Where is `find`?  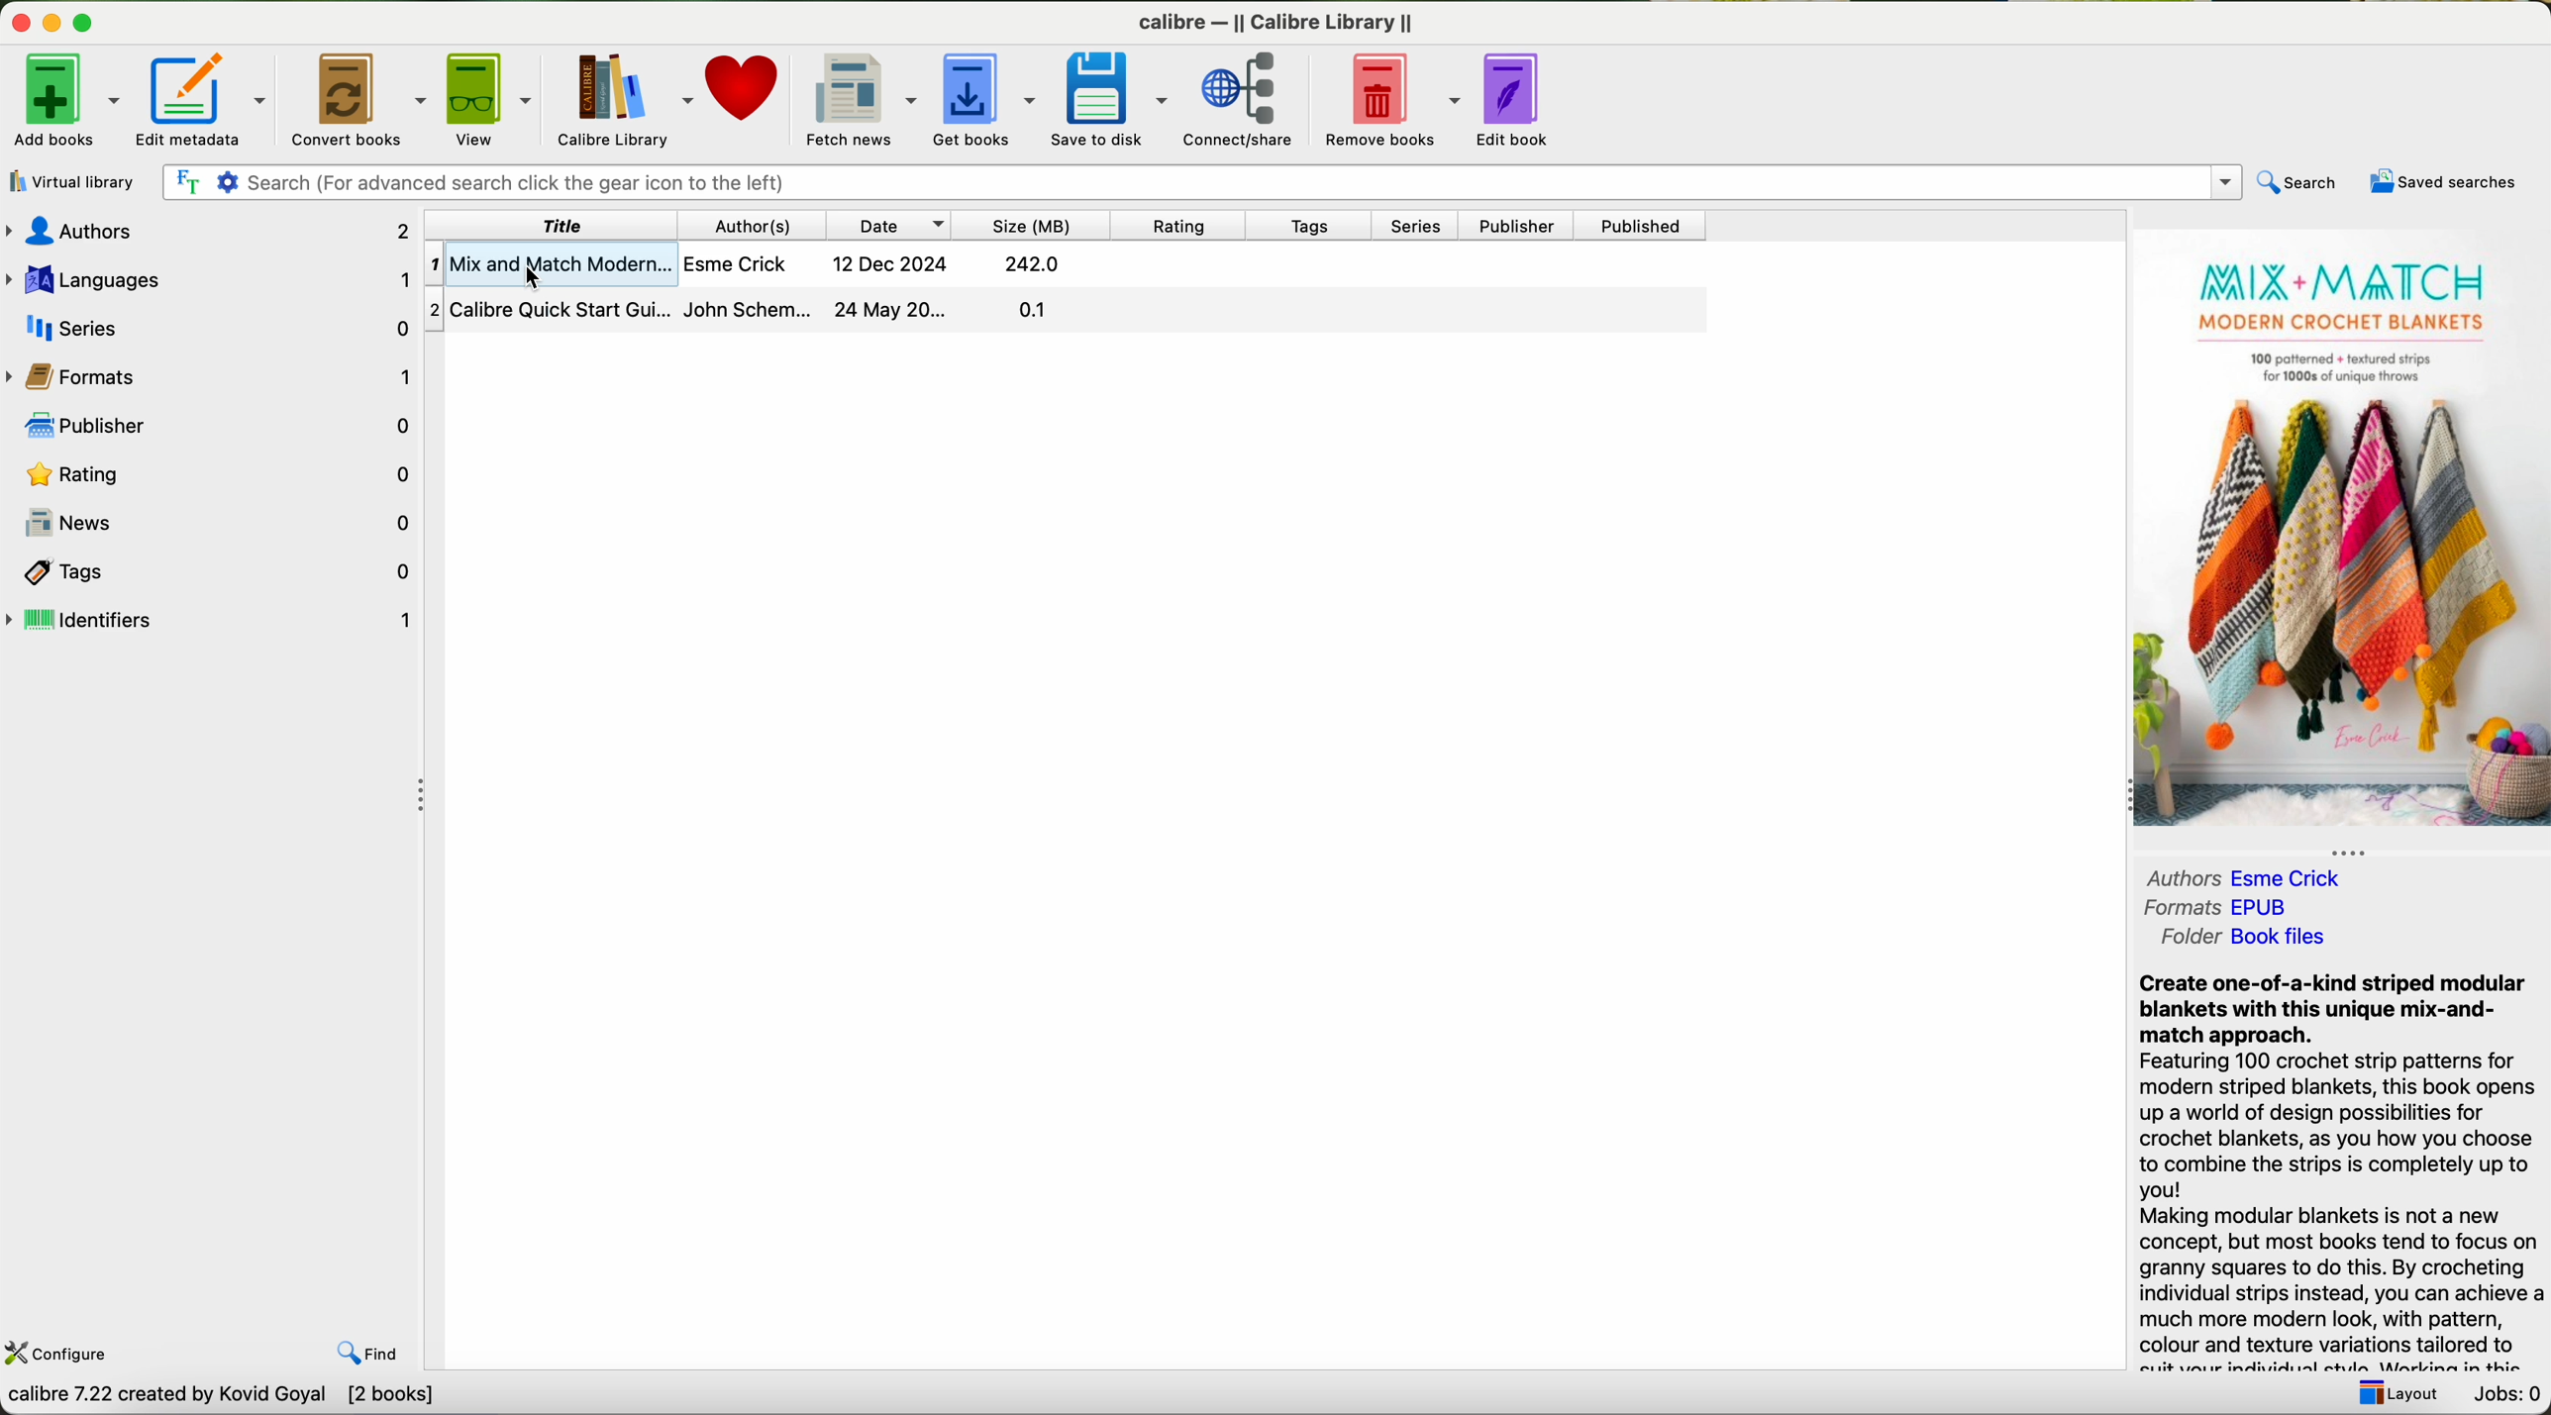
find is located at coordinates (374, 1355).